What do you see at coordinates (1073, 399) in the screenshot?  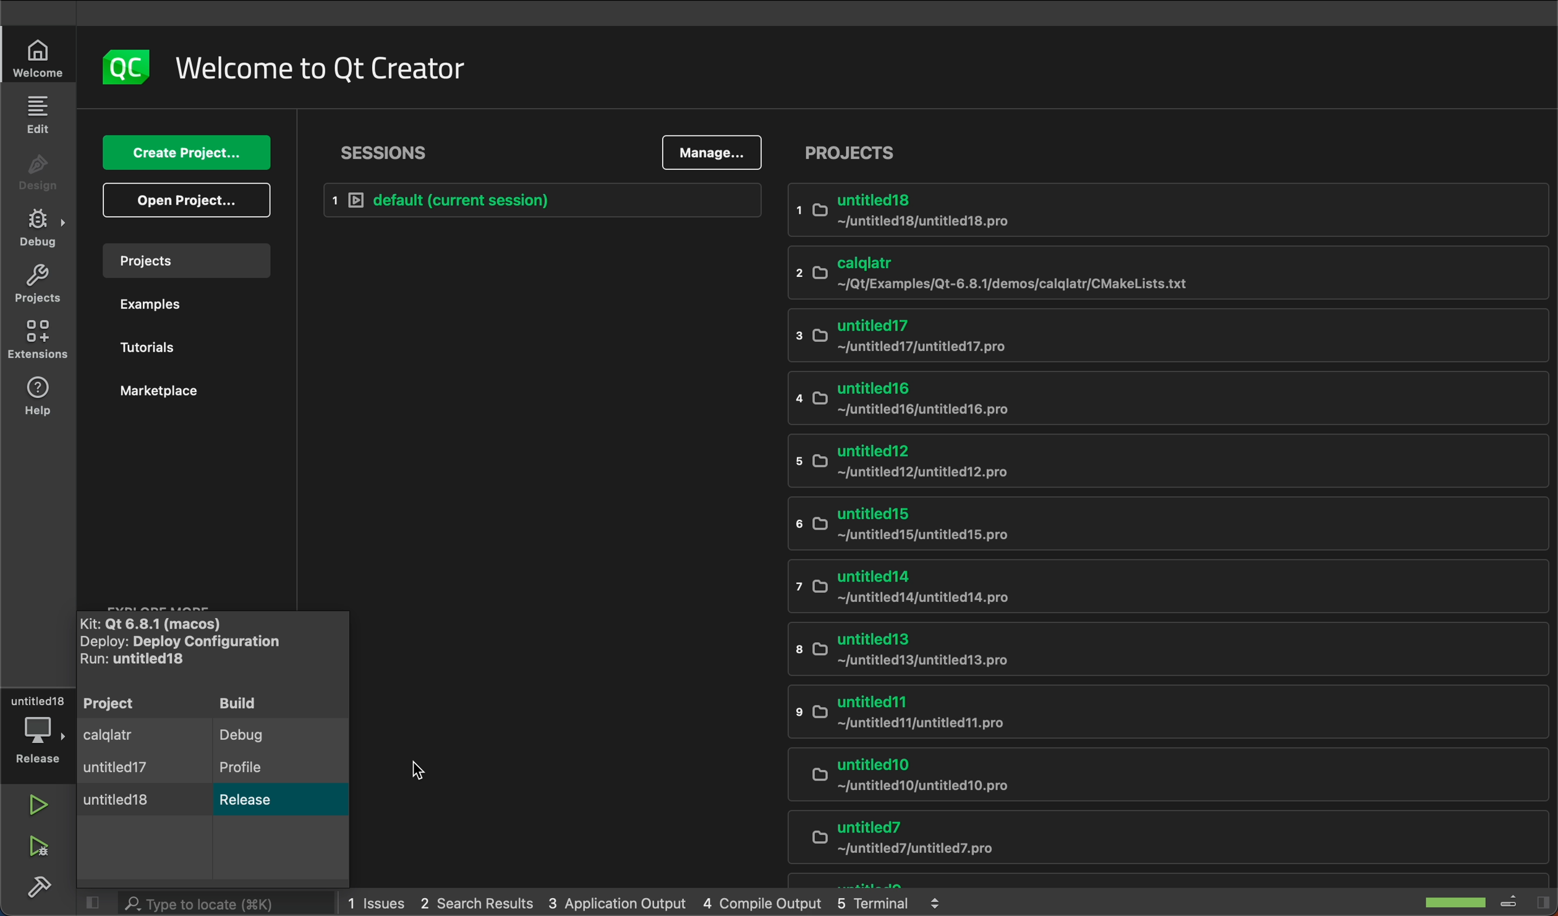 I see `untitled 16` at bounding box center [1073, 399].